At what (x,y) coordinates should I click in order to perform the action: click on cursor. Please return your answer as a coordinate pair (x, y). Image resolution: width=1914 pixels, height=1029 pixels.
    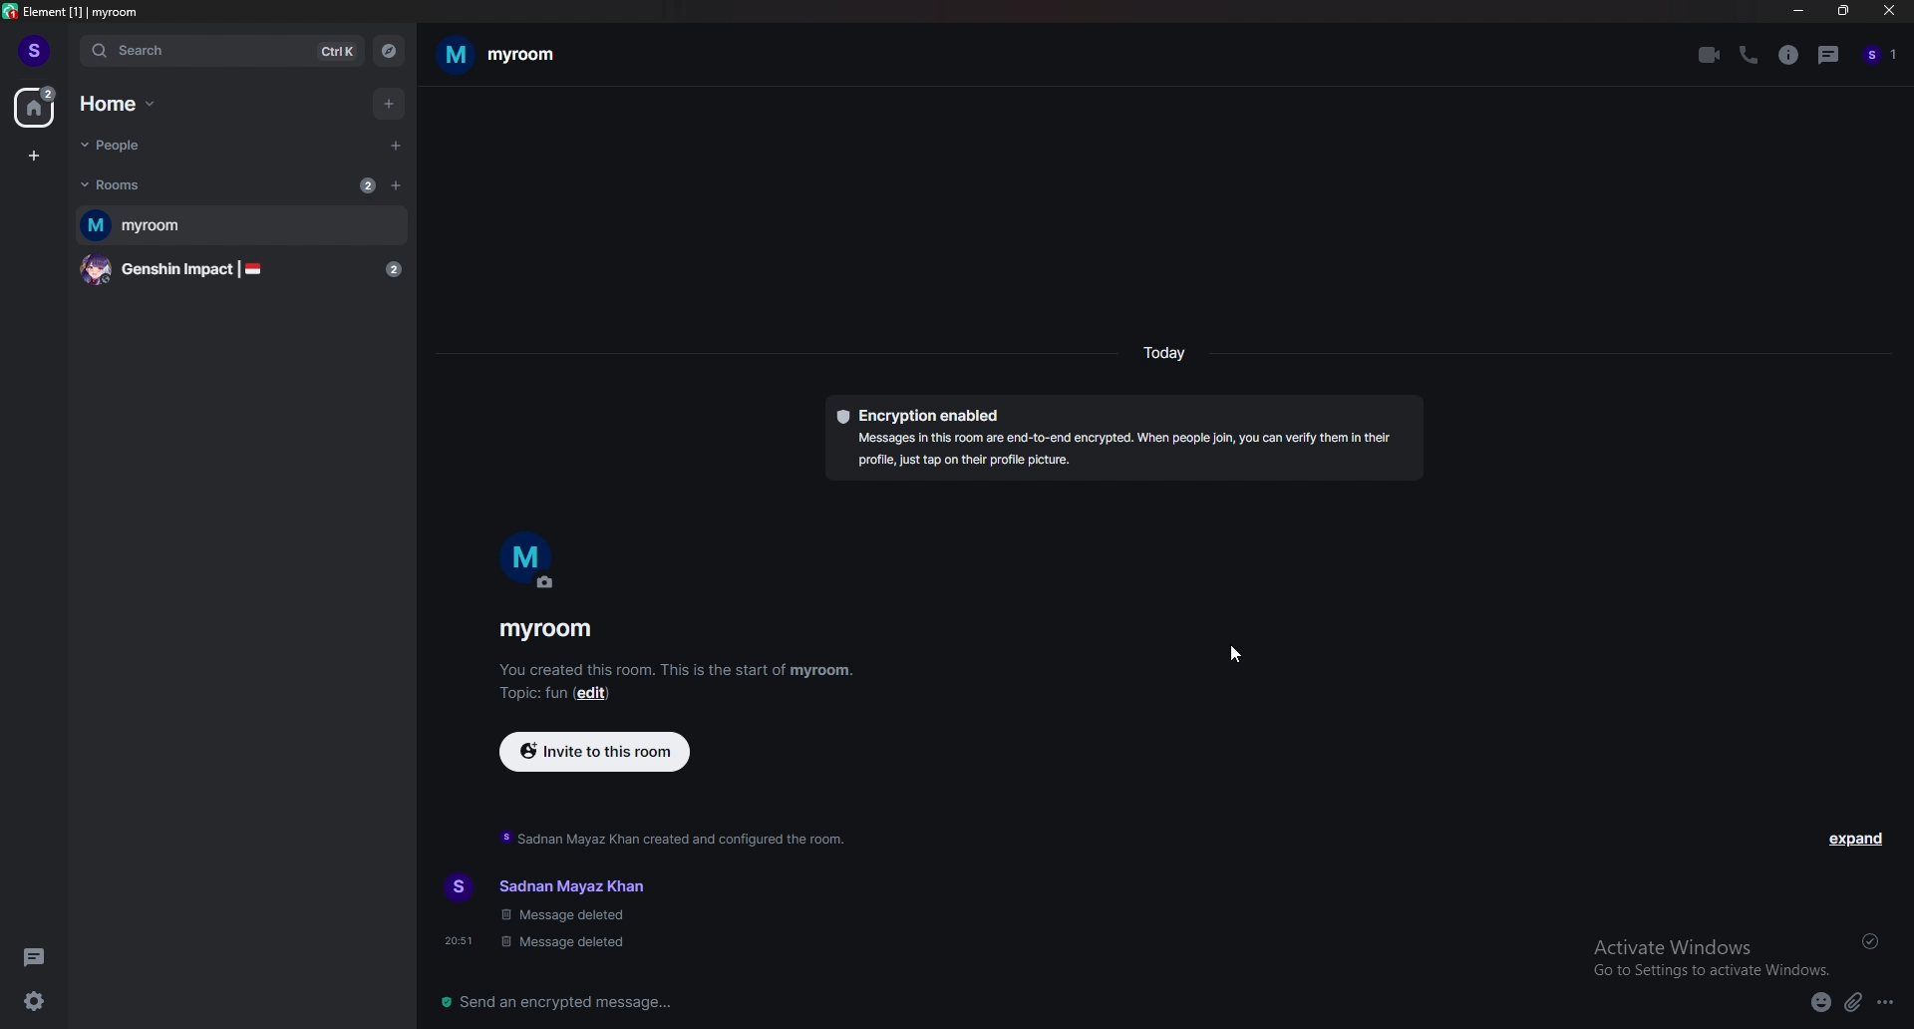
    Looking at the image, I should click on (1235, 654).